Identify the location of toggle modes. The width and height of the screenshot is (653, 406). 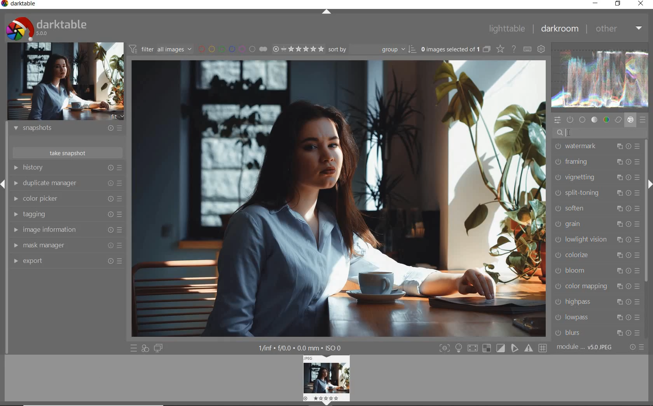
(493, 348).